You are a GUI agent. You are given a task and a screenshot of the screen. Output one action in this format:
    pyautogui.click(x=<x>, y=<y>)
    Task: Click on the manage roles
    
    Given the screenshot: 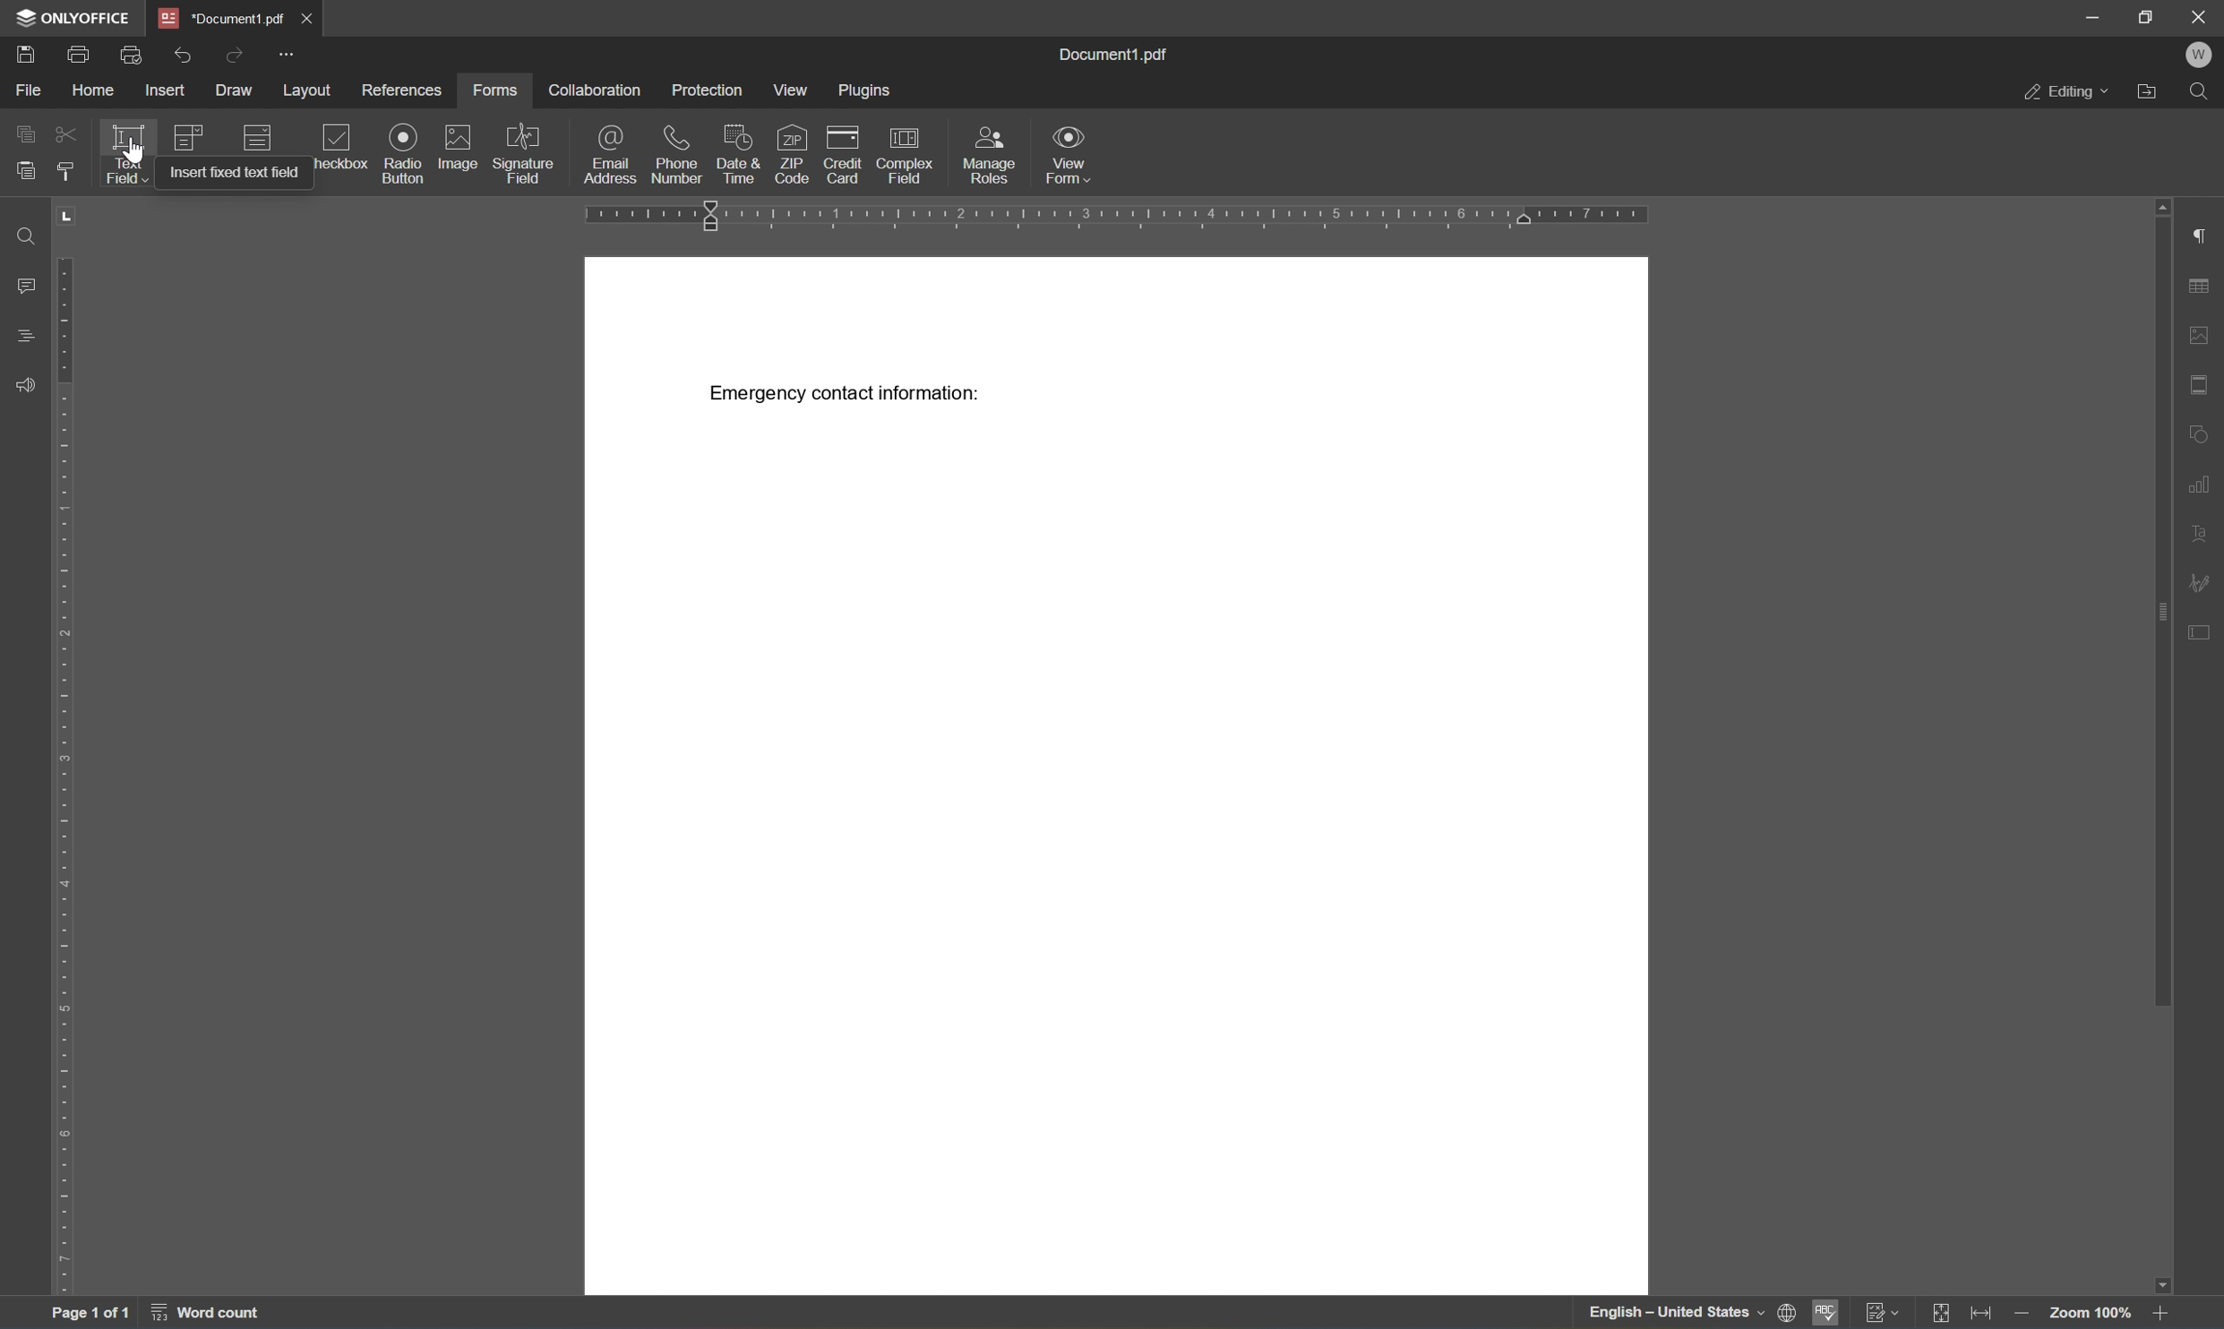 What is the action you would take?
    pyautogui.click(x=992, y=154)
    